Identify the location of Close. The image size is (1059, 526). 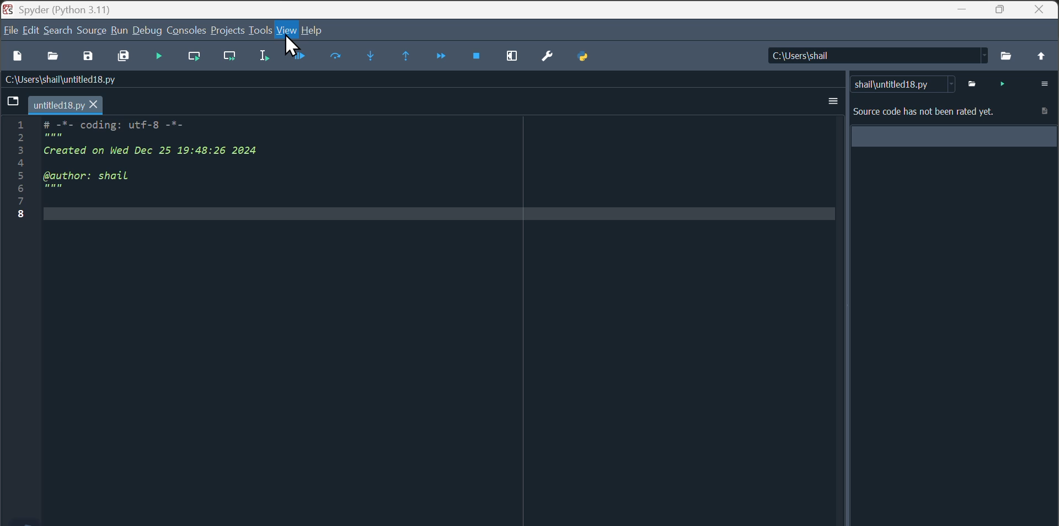
(1042, 9).